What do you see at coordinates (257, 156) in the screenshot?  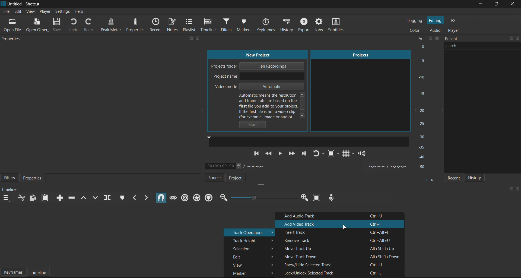 I see `Previous` at bounding box center [257, 156].